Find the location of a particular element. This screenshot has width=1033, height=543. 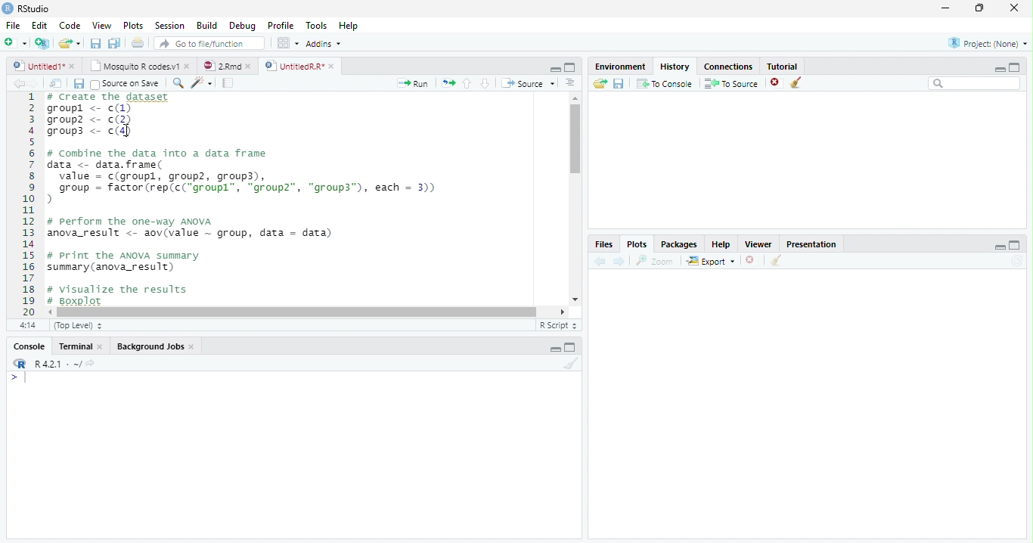

Clear Console is located at coordinates (774, 261).